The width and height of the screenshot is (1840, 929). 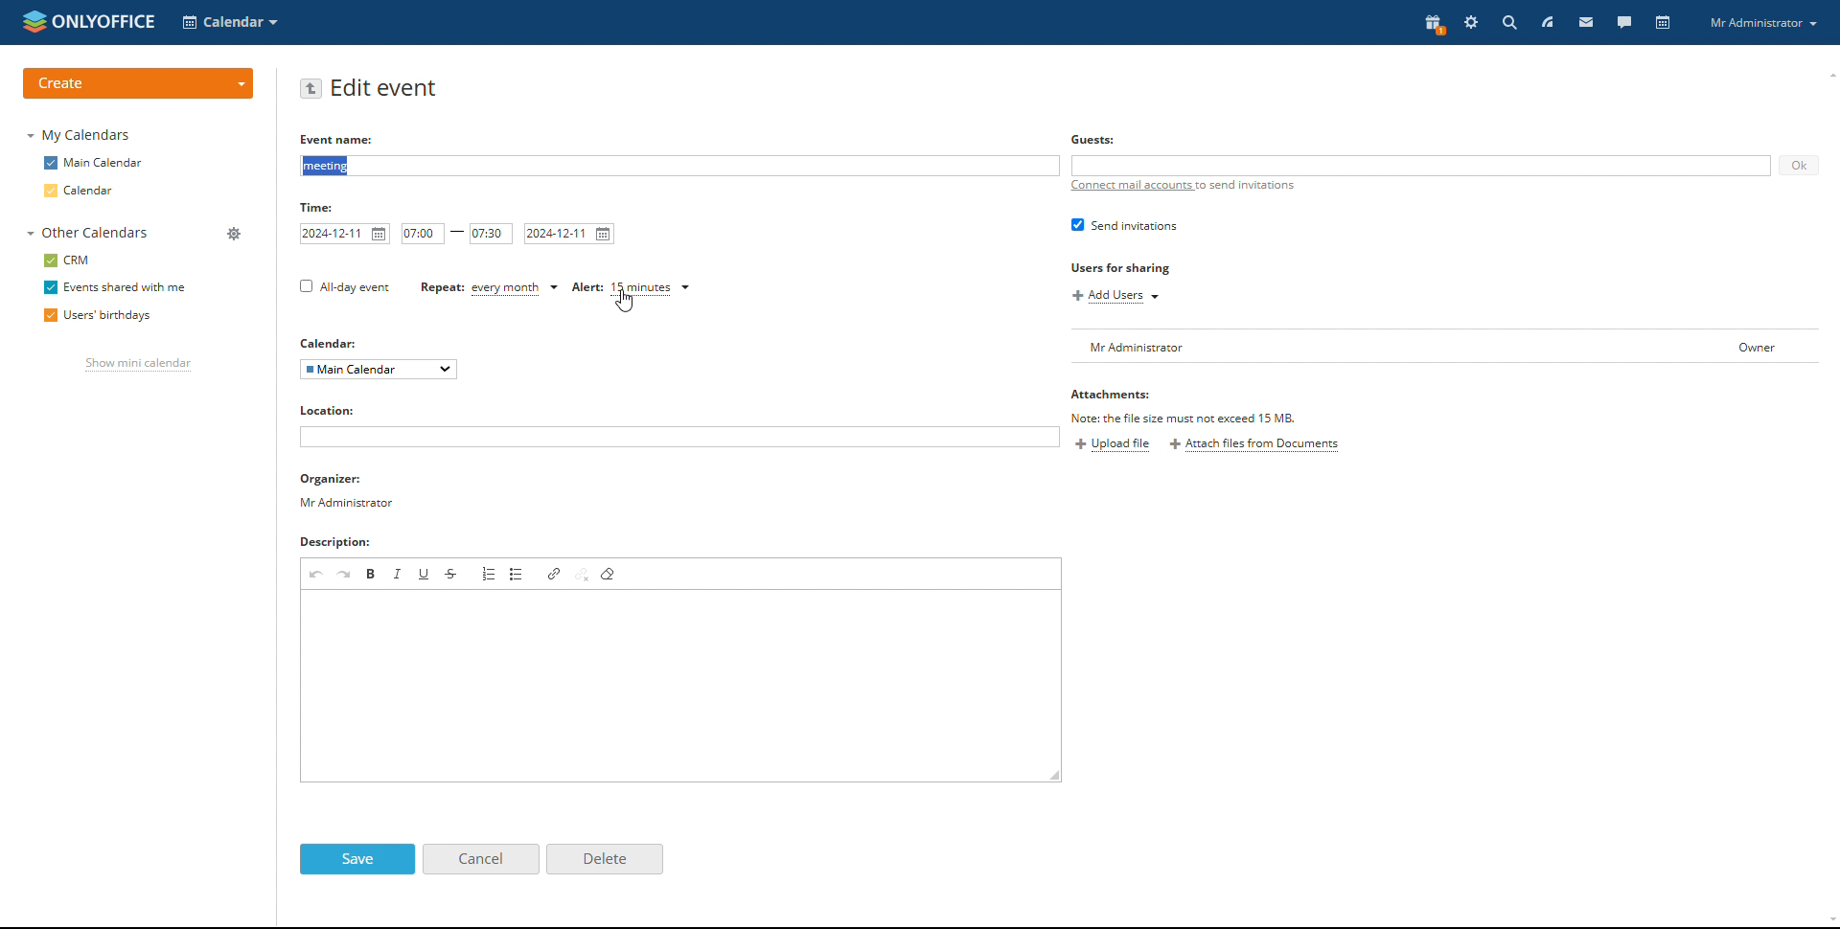 I want to click on redo, so click(x=345, y=574).